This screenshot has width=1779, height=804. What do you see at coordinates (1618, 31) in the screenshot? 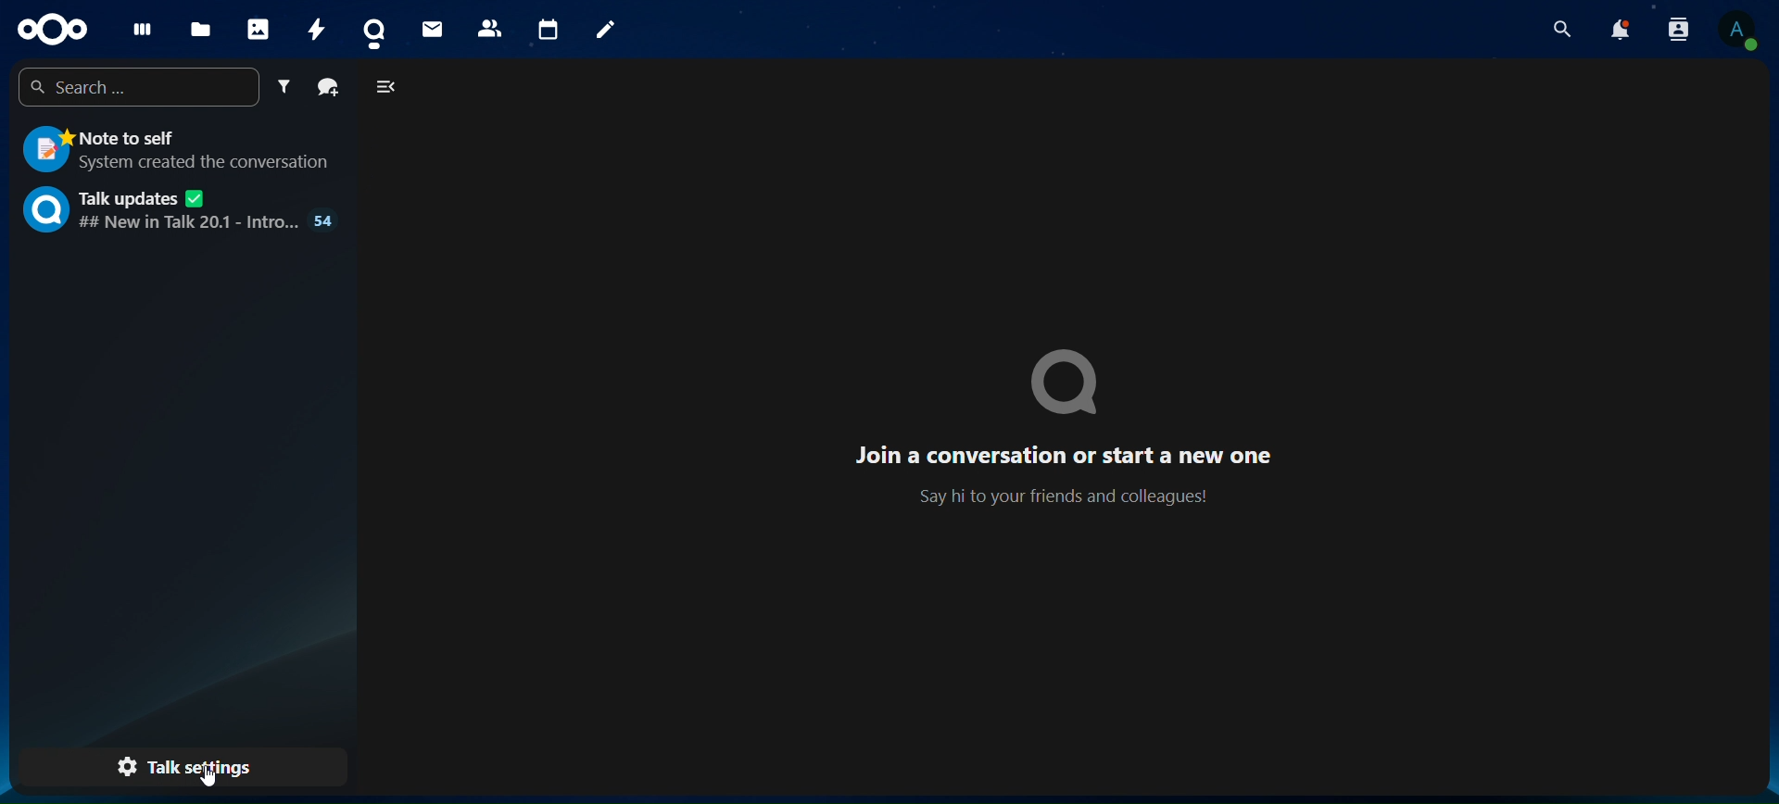
I see `notifications` at bounding box center [1618, 31].